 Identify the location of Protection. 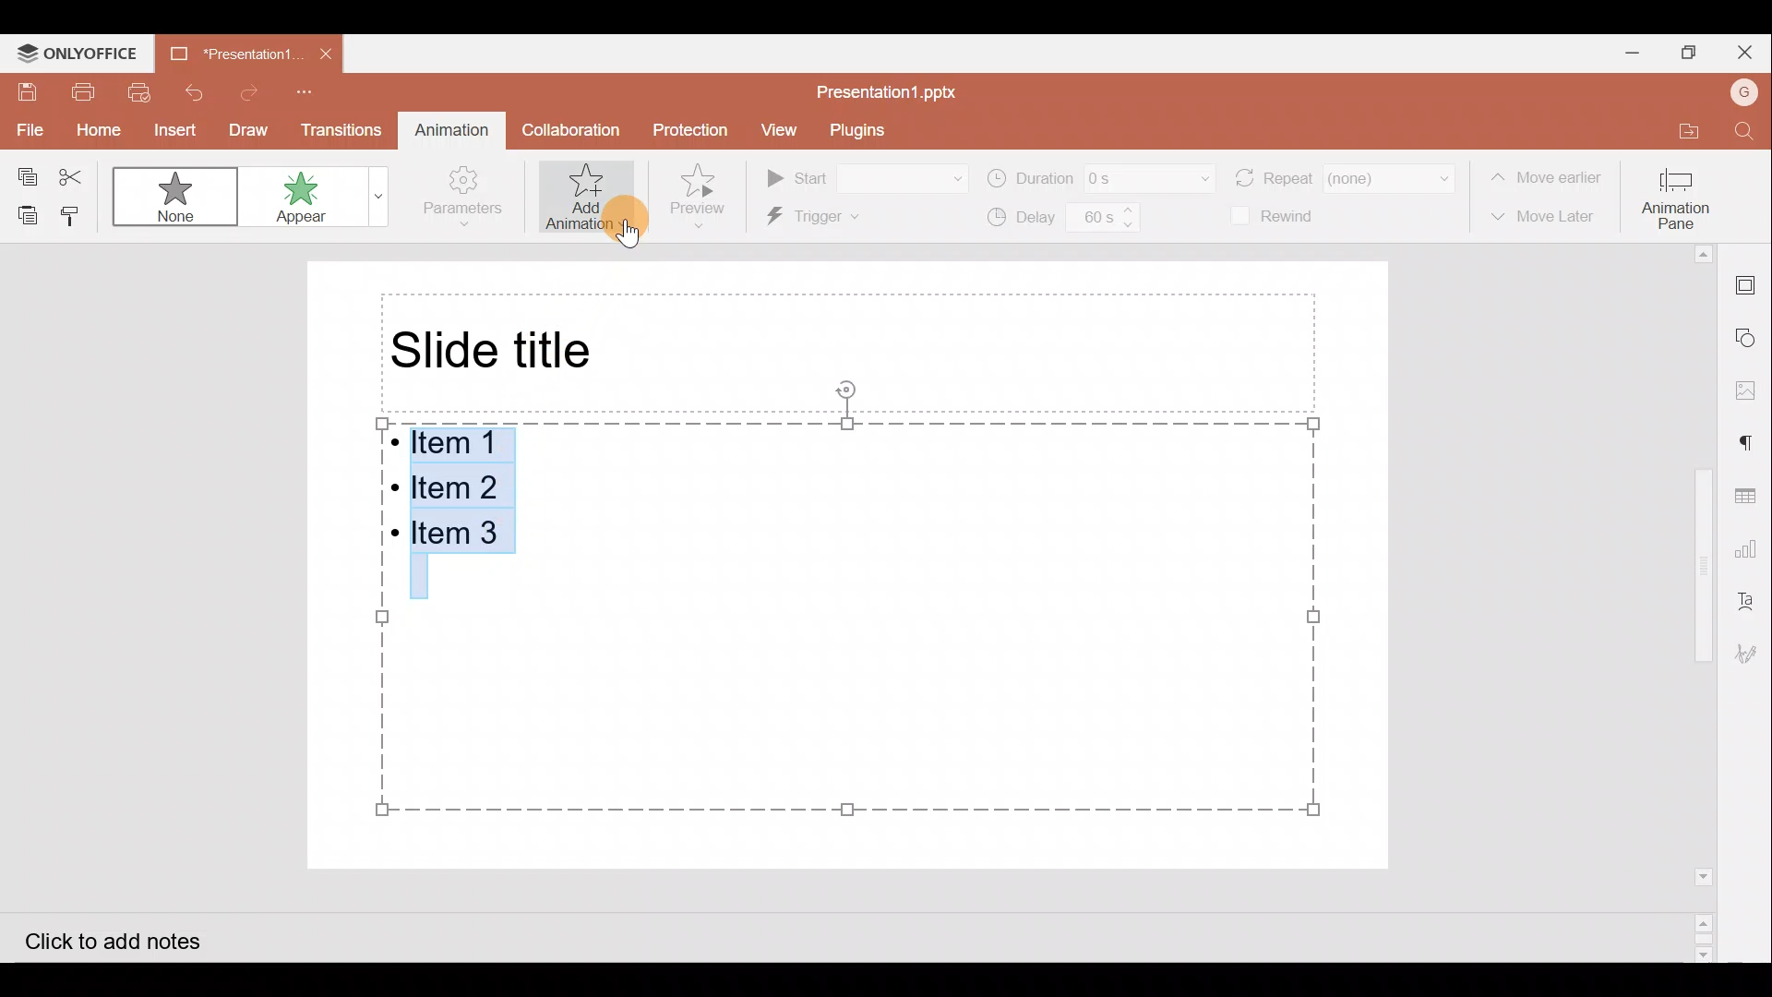
(688, 131).